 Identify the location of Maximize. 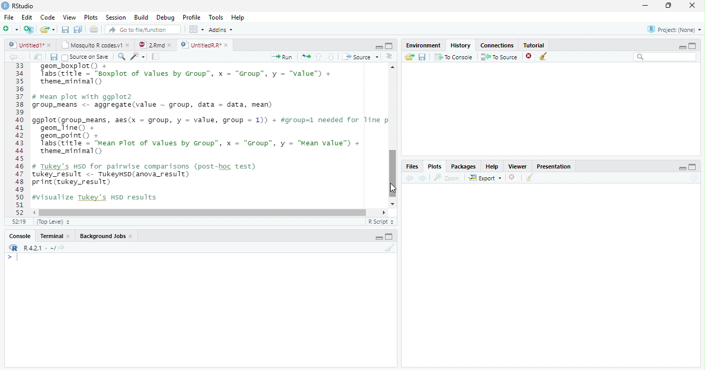
(669, 6).